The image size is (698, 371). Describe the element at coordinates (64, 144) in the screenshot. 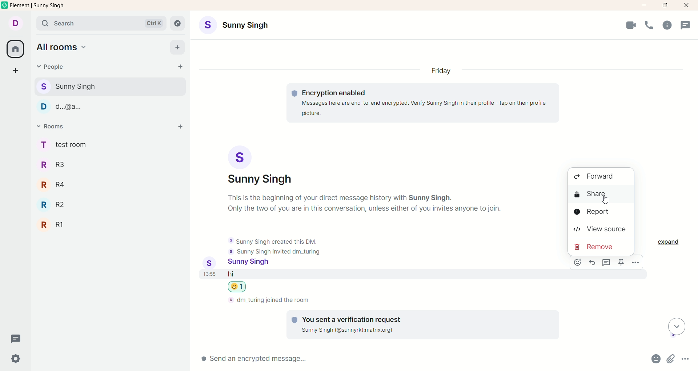

I see `rooms` at that location.